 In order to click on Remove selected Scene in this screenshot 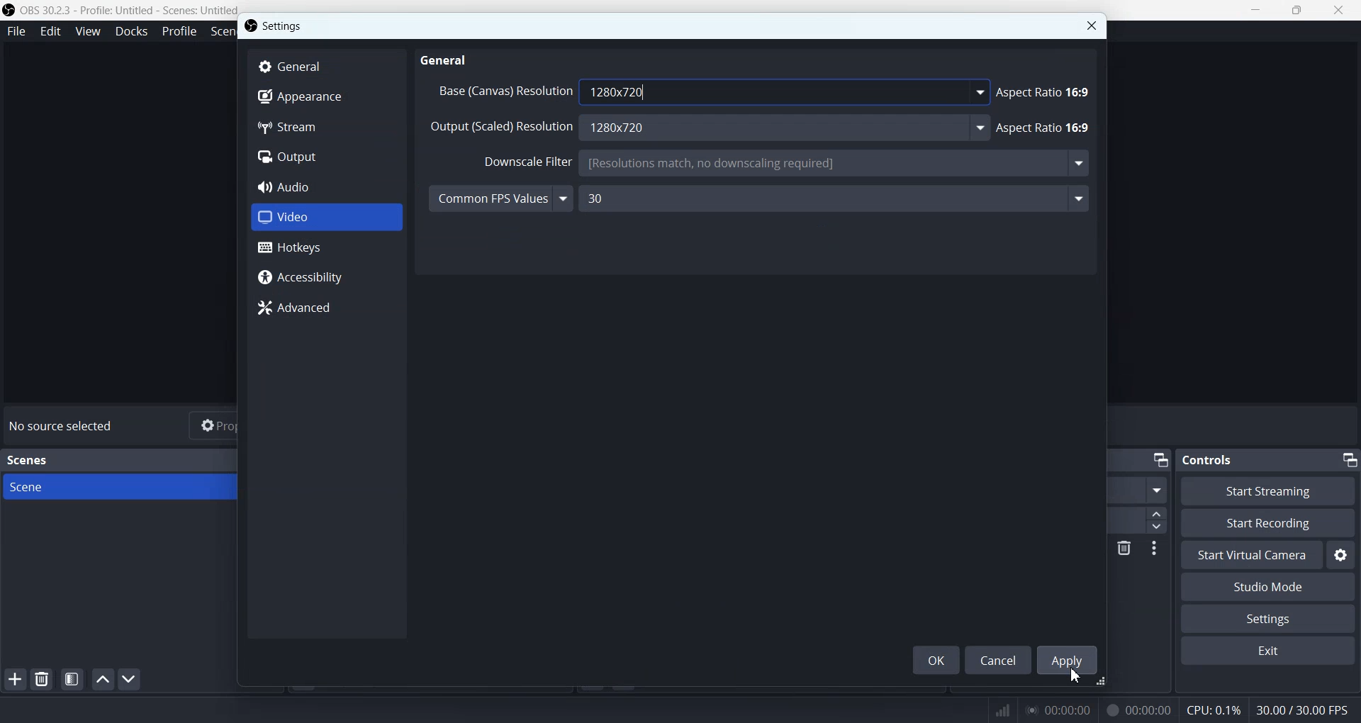, I will do `click(43, 679)`.